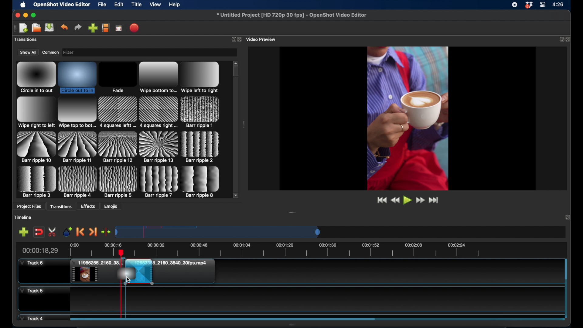 This screenshot has width=583, height=328. I want to click on jump to start, so click(381, 200).